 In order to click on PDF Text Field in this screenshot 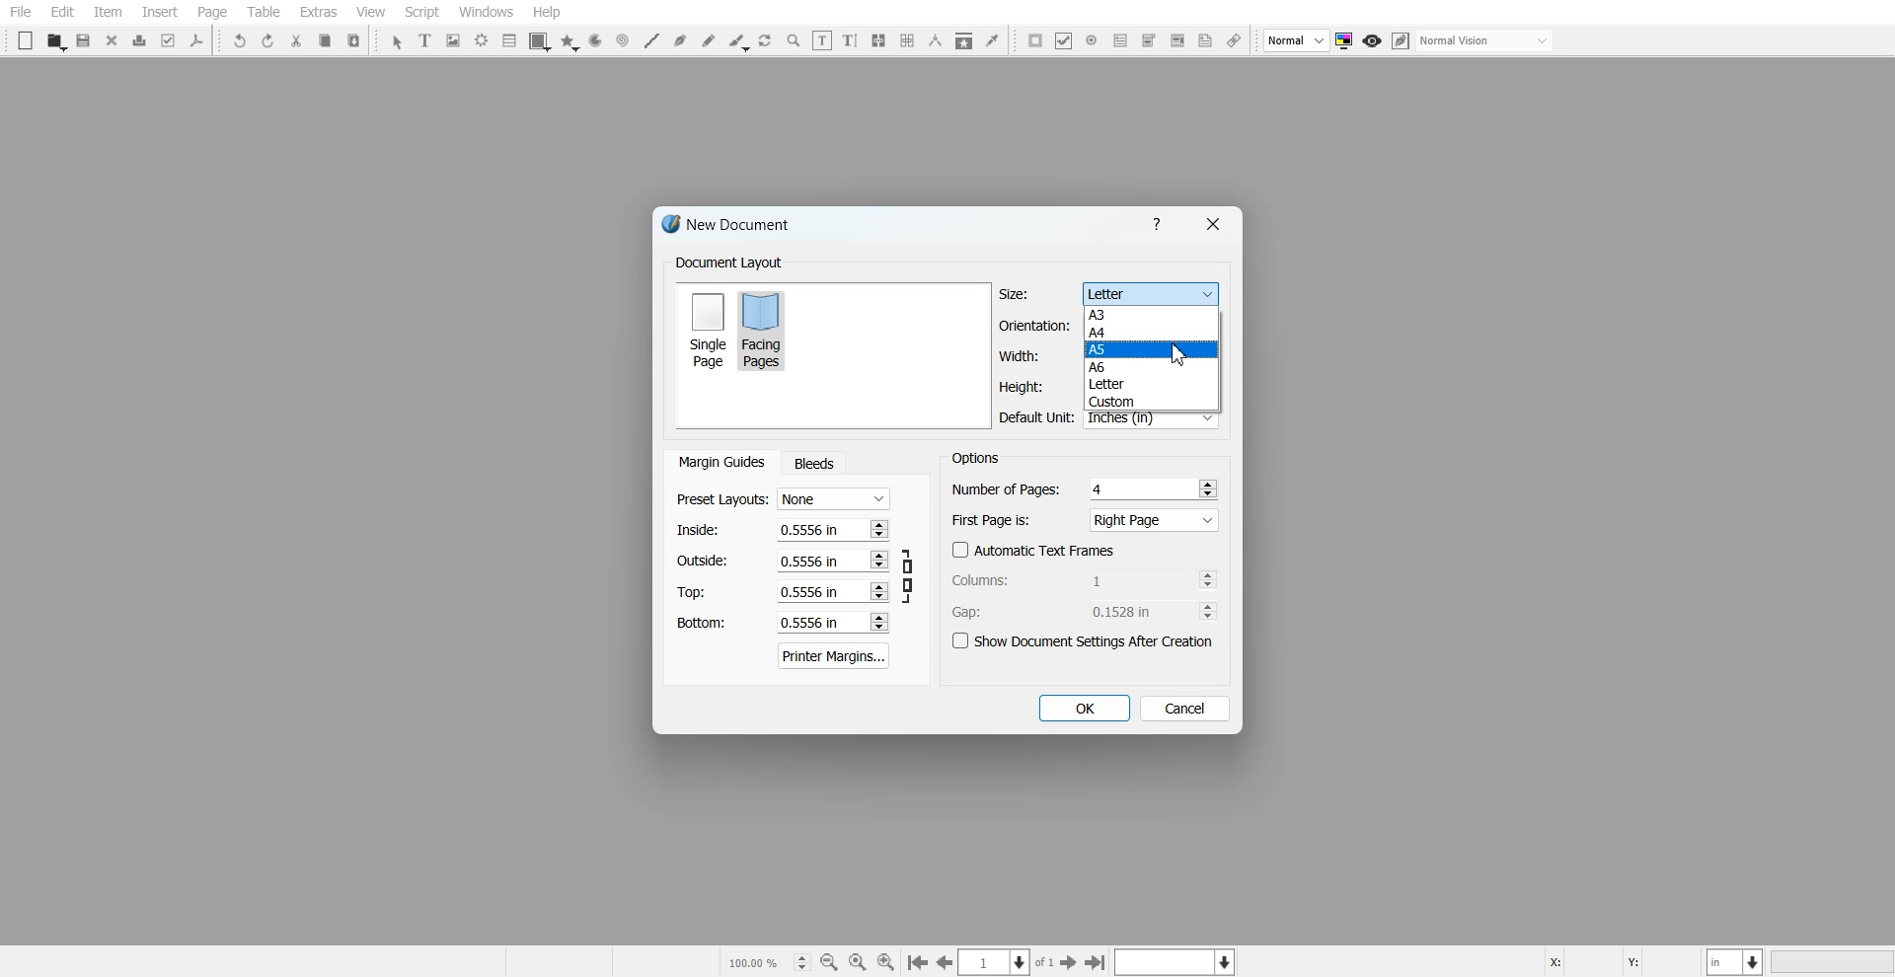, I will do `click(1120, 40)`.